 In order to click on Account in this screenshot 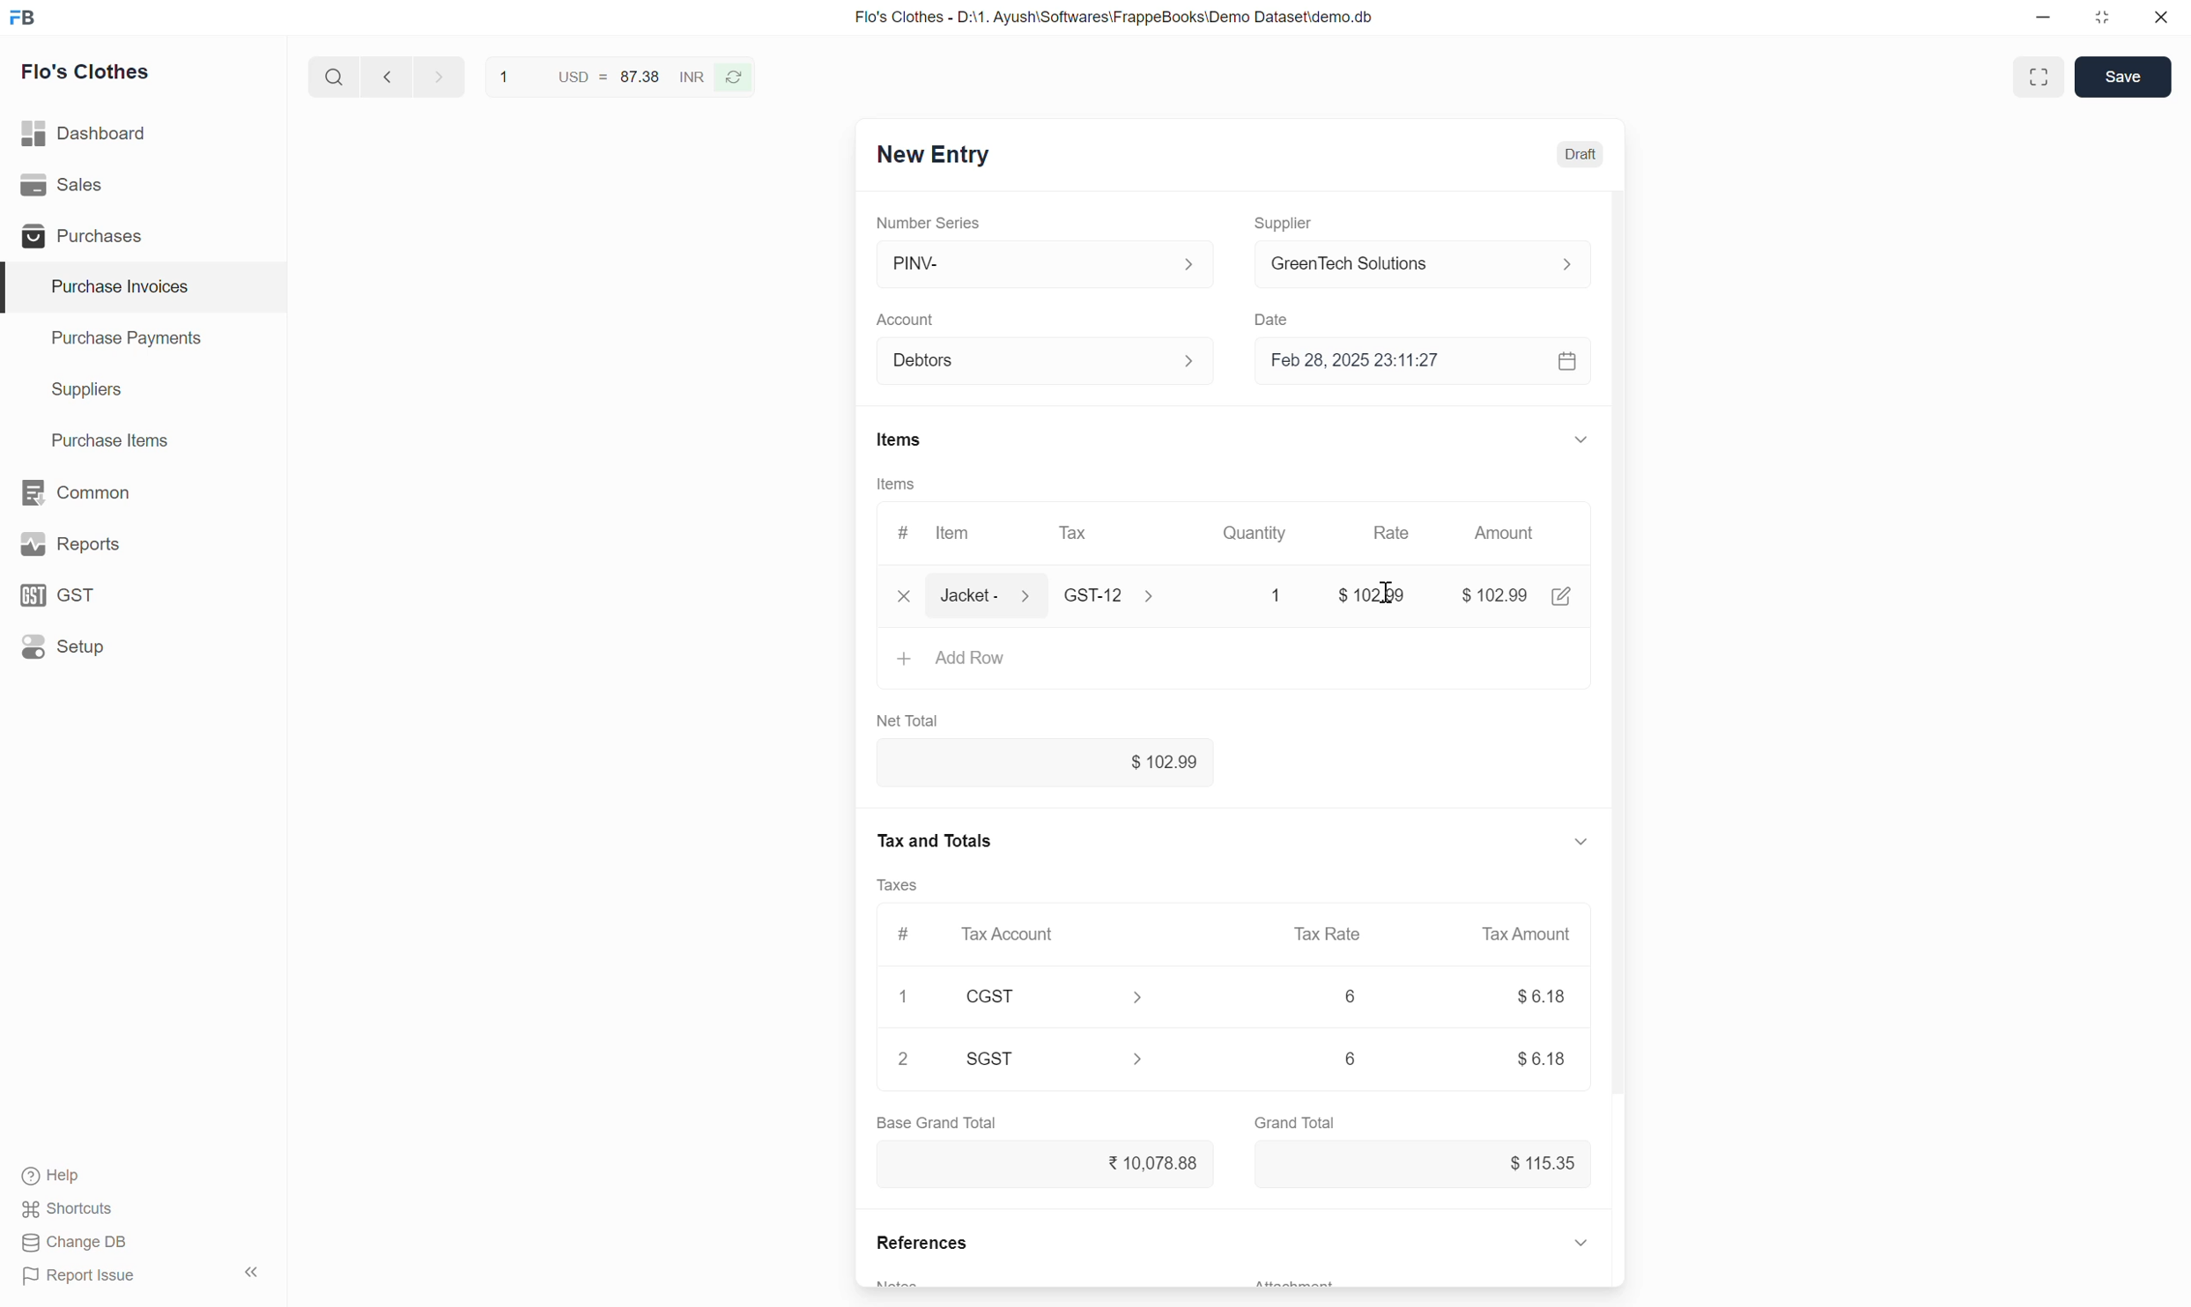, I will do `click(1049, 361)`.